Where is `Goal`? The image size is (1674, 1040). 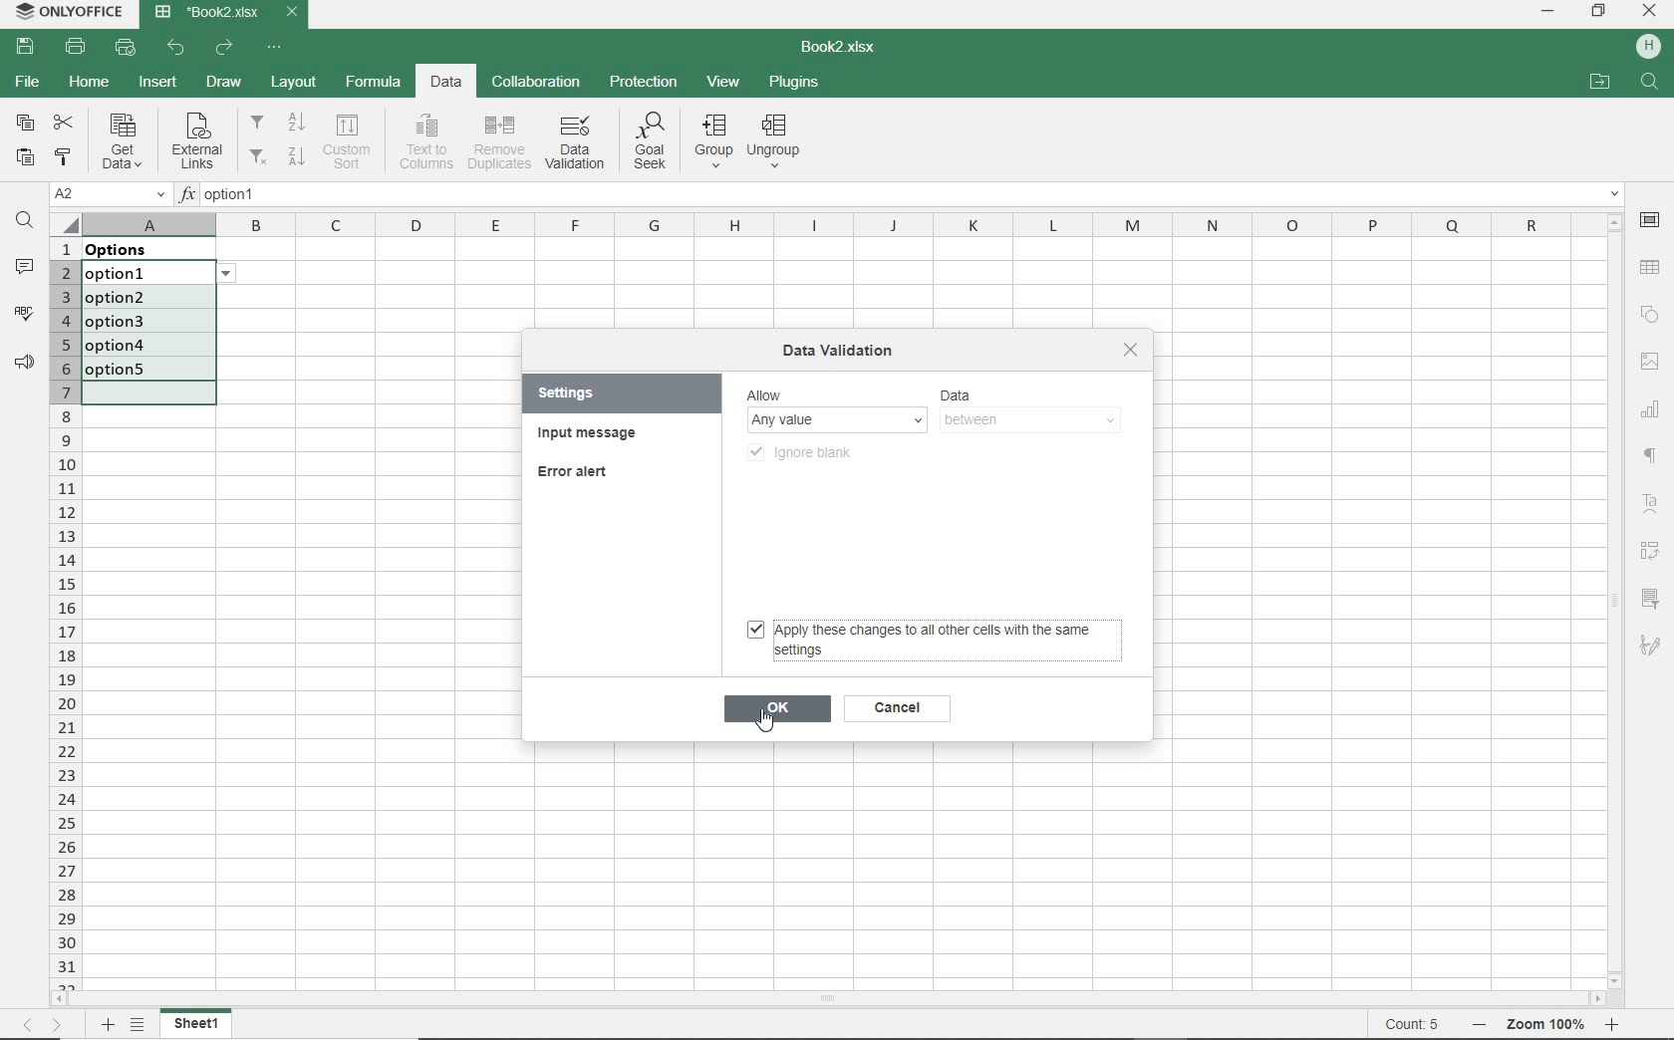 Goal is located at coordinates (647, 144).